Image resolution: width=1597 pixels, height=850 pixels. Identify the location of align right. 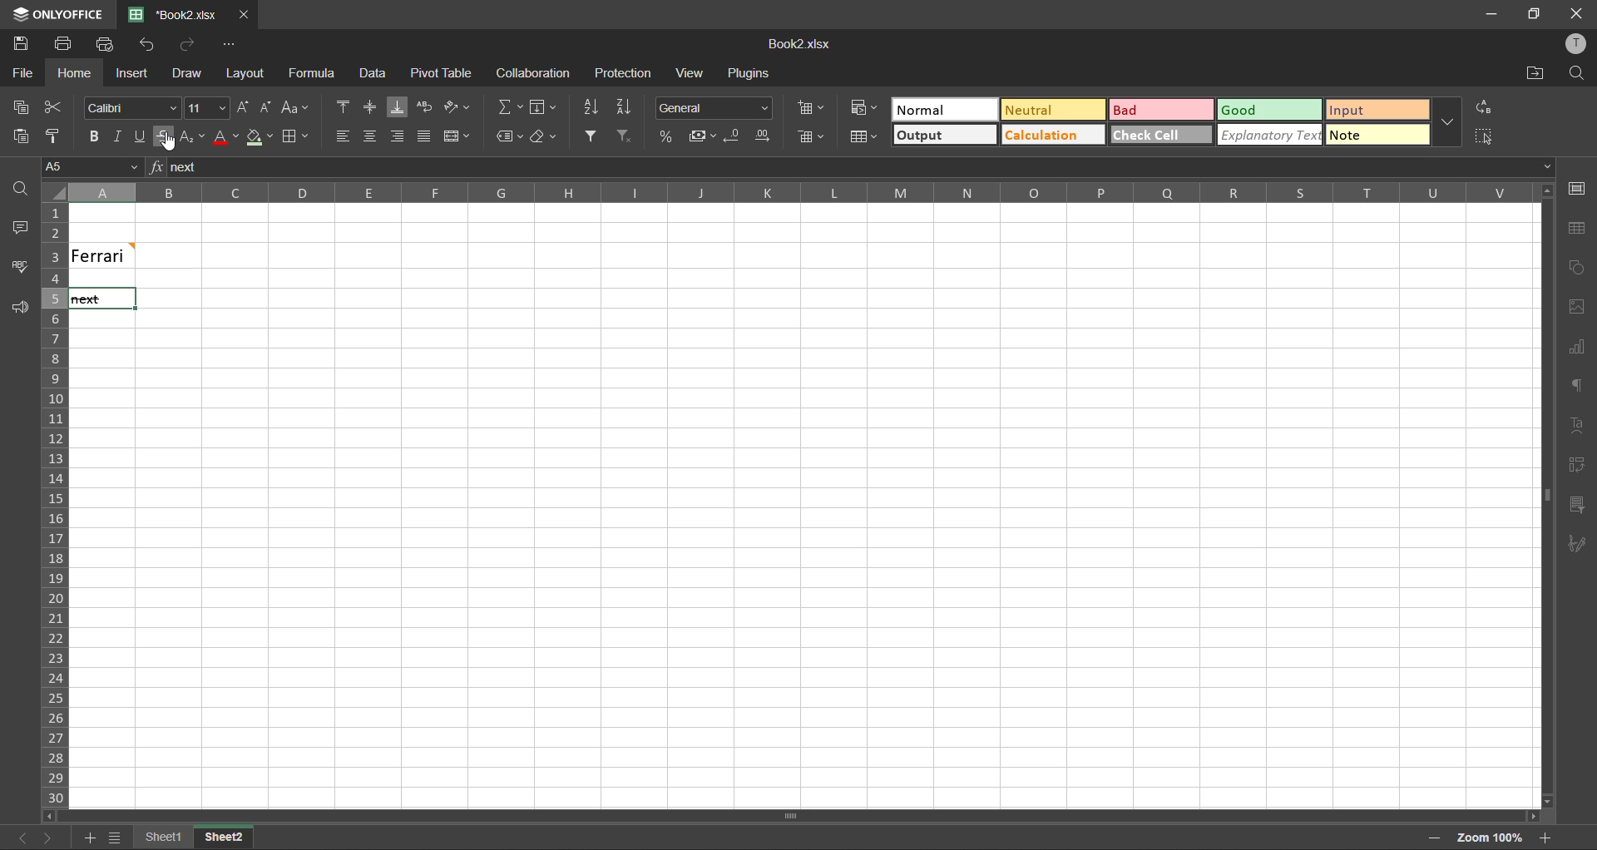
(398, 136).